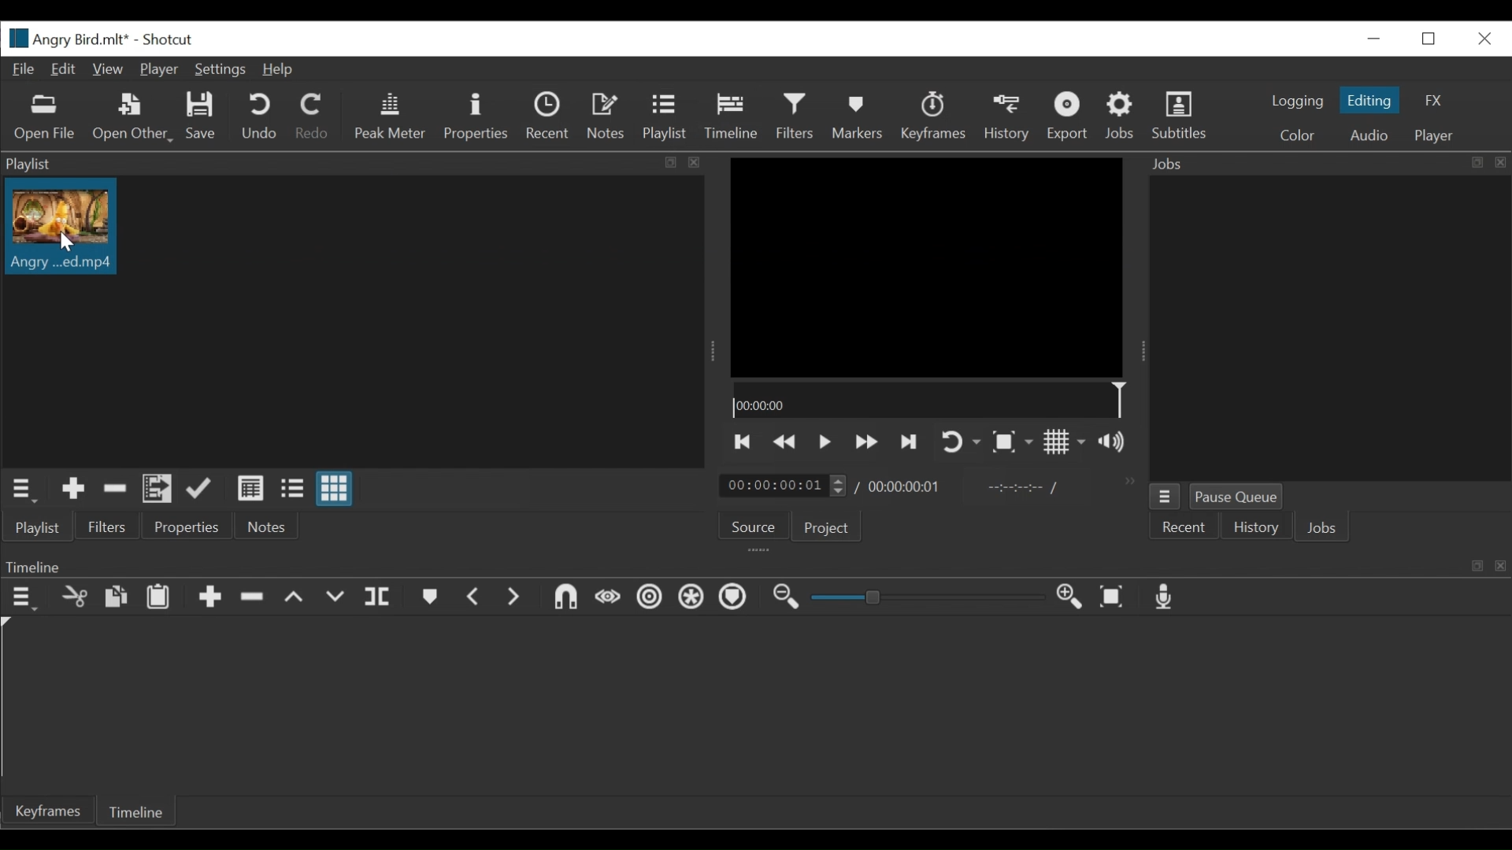 The width and height of the screenshot is (1512, 850). I want to click on Scrub while dragging, so click(610, 597).